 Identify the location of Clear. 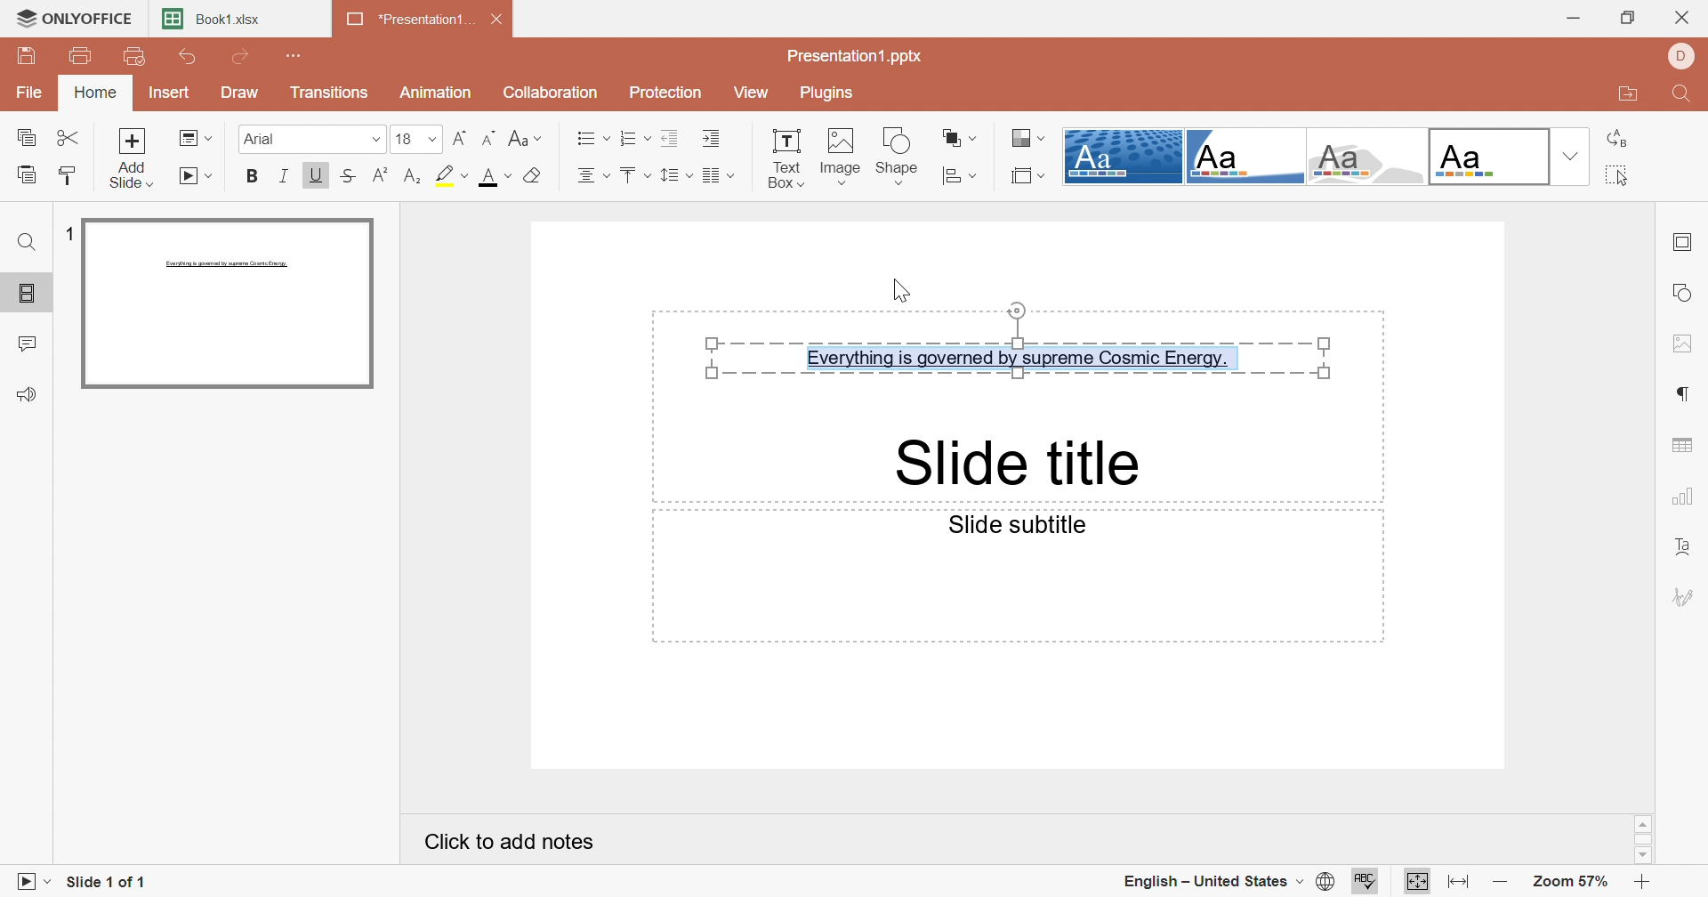
(536, 175).